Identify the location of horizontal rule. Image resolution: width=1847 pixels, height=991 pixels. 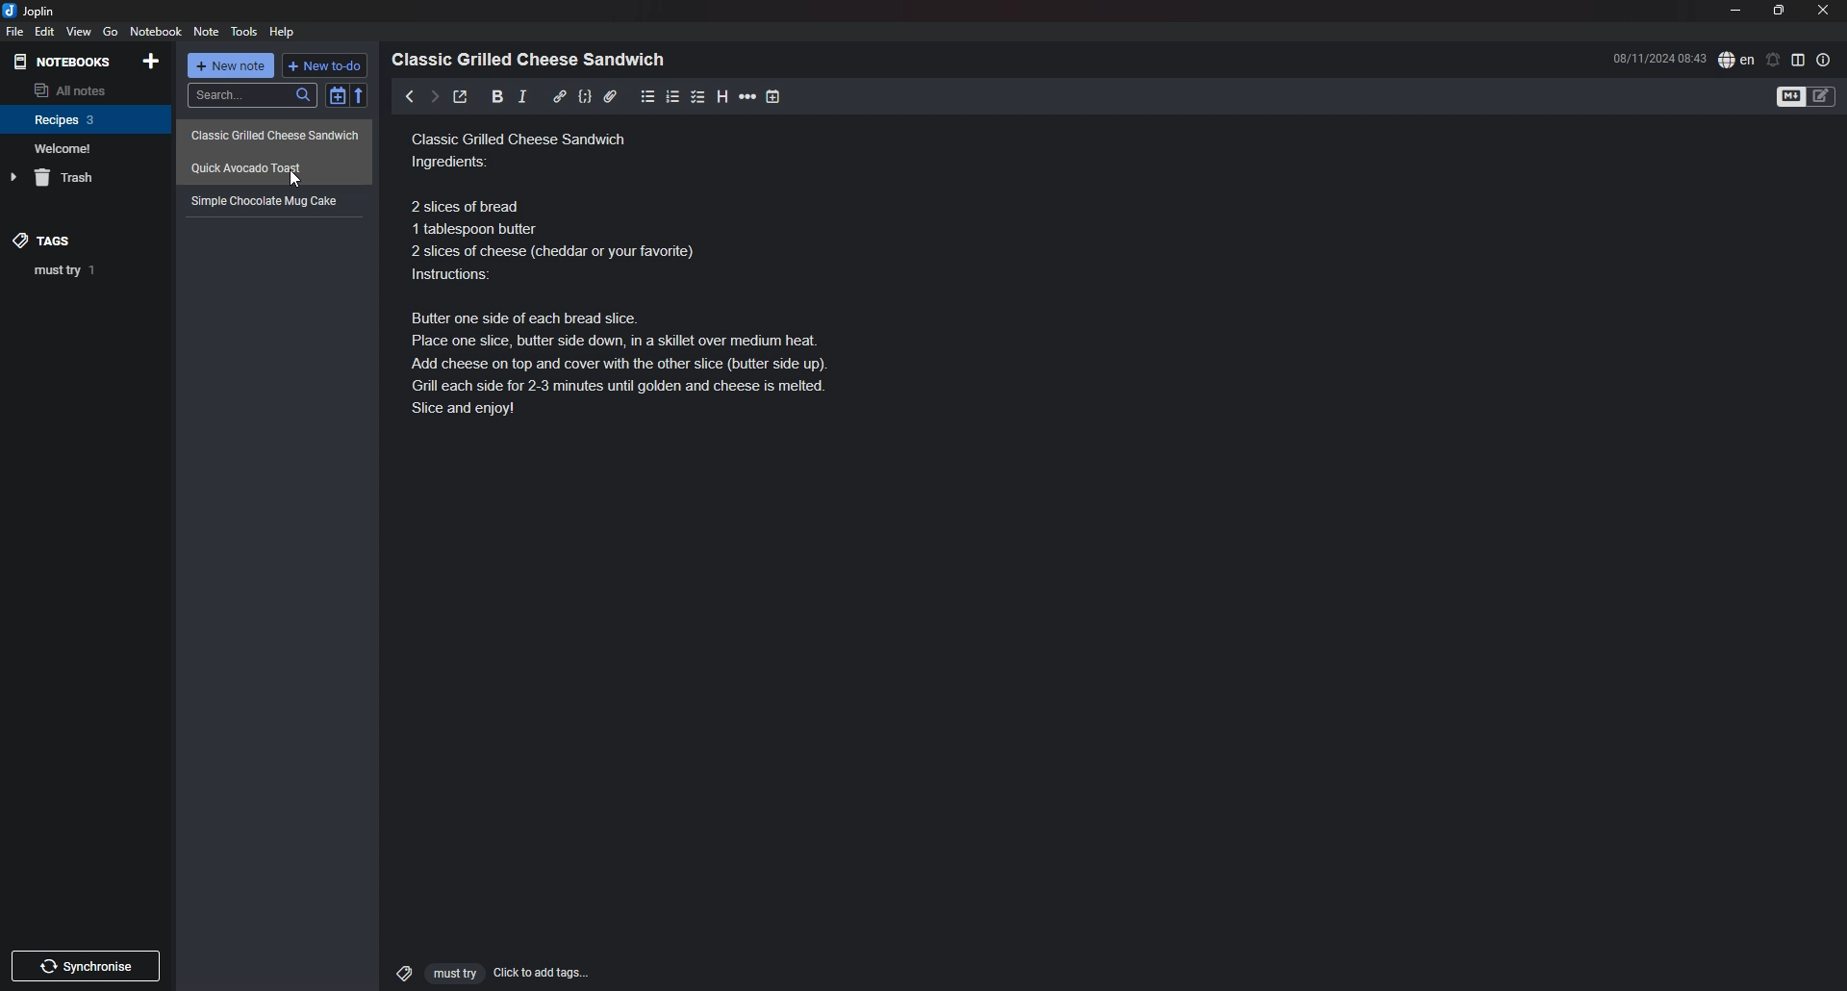
(748, 96).